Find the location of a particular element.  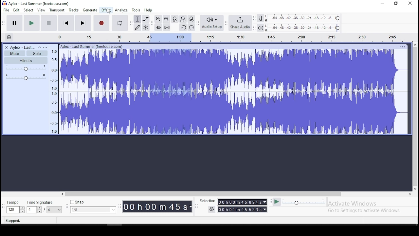

open menu is located at coordinates (46, 47).